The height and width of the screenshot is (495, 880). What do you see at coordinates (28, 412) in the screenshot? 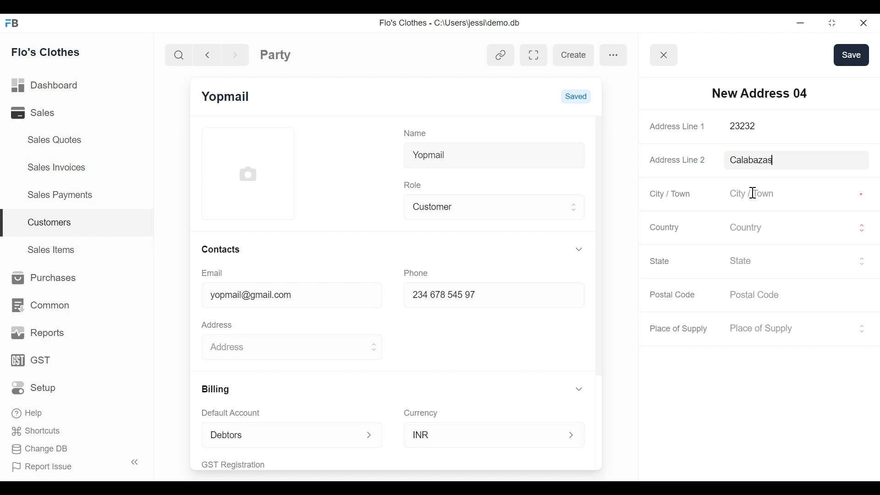
I see `Help` at bounding box center [28, 412].